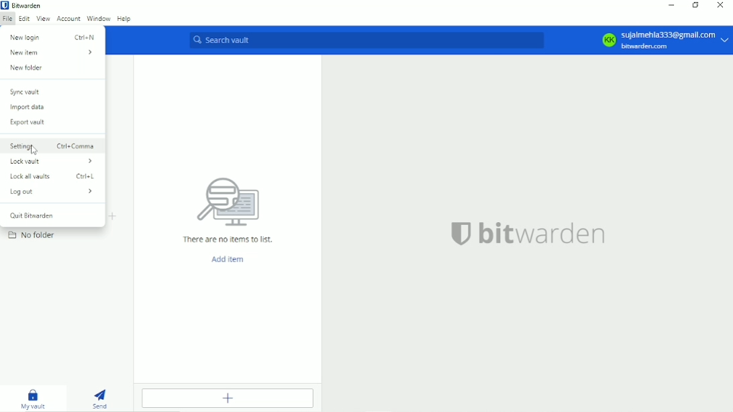 The height and width of the screenshot is (412, 733). I want to click on Resize, so click(696, 5).